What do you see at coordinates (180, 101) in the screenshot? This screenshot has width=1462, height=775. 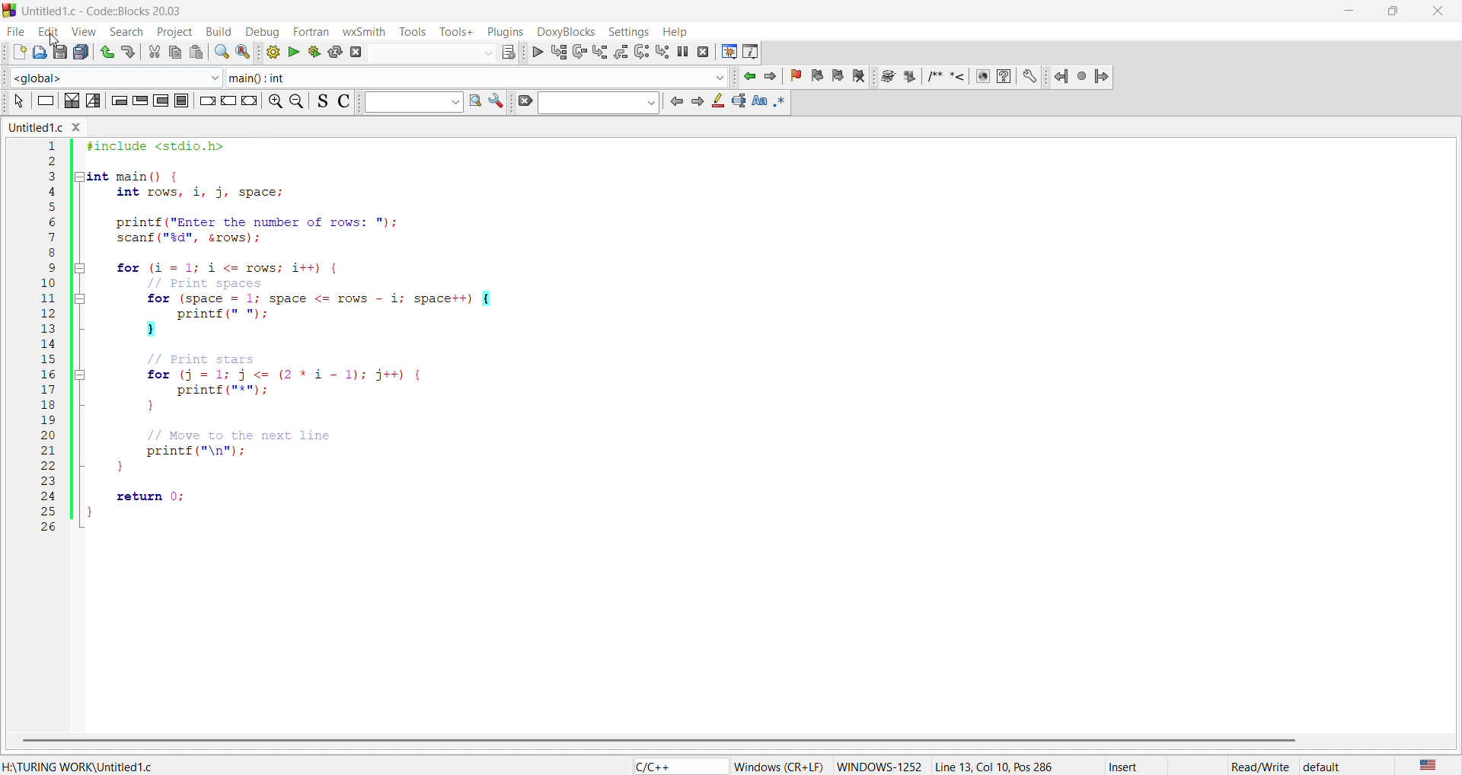 I see `block instruction` at bounding box center [180, 101].